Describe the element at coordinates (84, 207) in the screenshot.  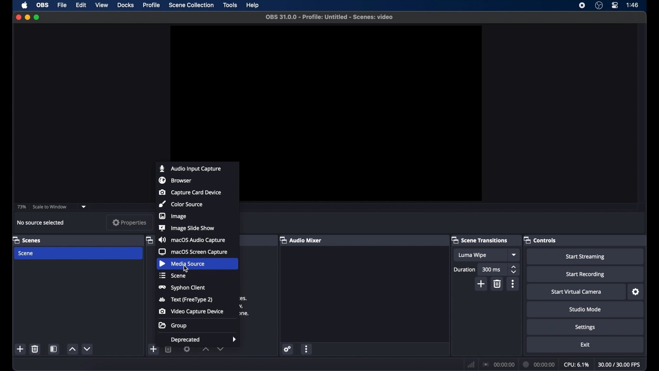
I see `dropdown` at that location.